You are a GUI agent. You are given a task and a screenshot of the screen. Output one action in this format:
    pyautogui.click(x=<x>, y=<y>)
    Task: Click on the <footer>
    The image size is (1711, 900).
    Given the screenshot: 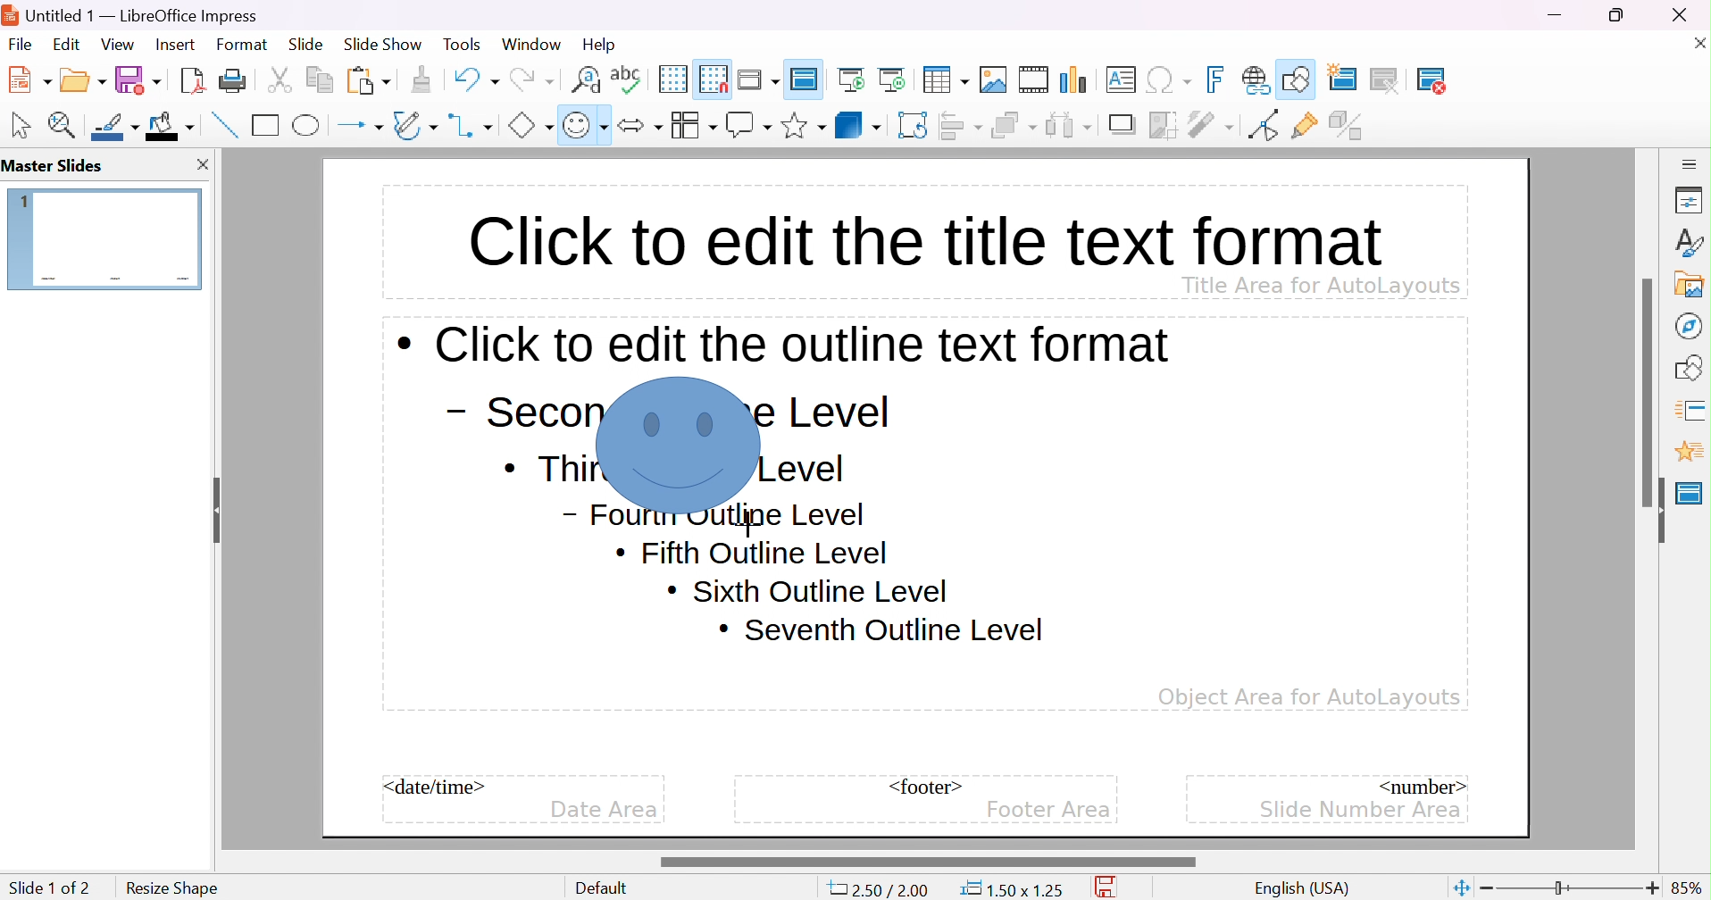 What is the action you would take?
    pyautogui.click(x=926, y=787)
    